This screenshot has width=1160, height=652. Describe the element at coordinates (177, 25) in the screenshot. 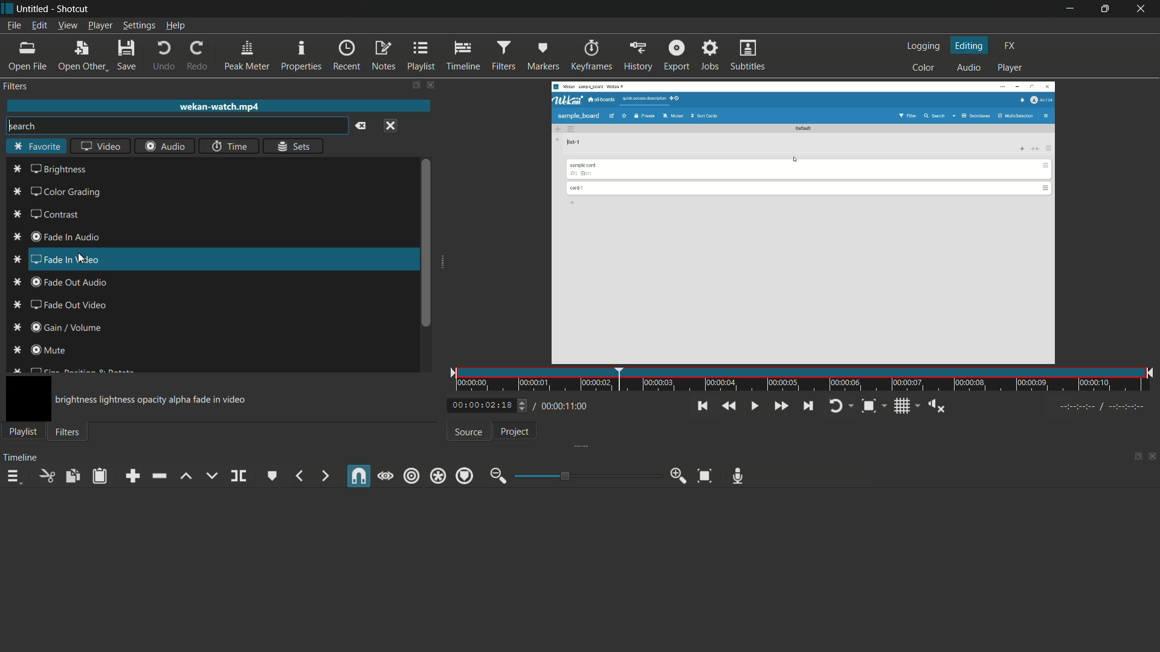

I see `help menu` at that location.